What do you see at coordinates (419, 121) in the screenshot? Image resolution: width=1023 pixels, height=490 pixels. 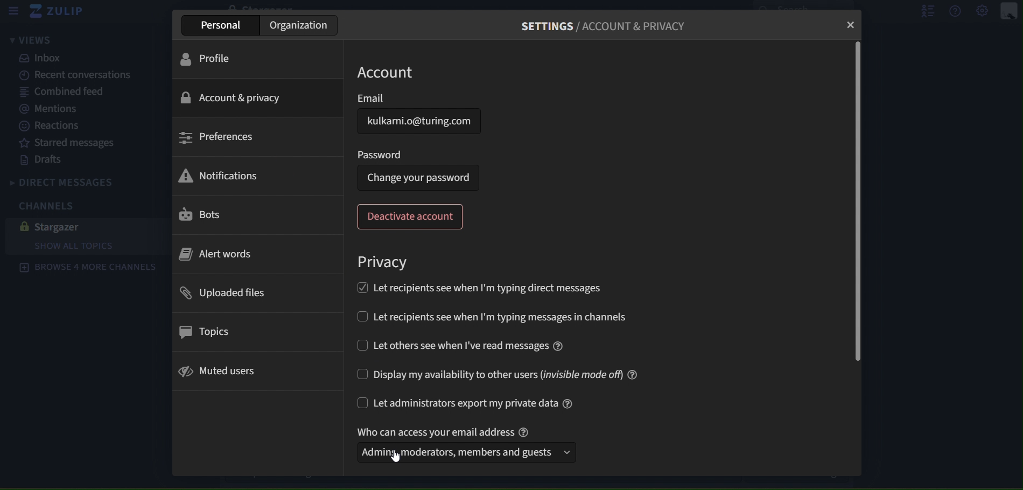 I see `kulkarni.o@turing.com` at bounding box center [419, 121].